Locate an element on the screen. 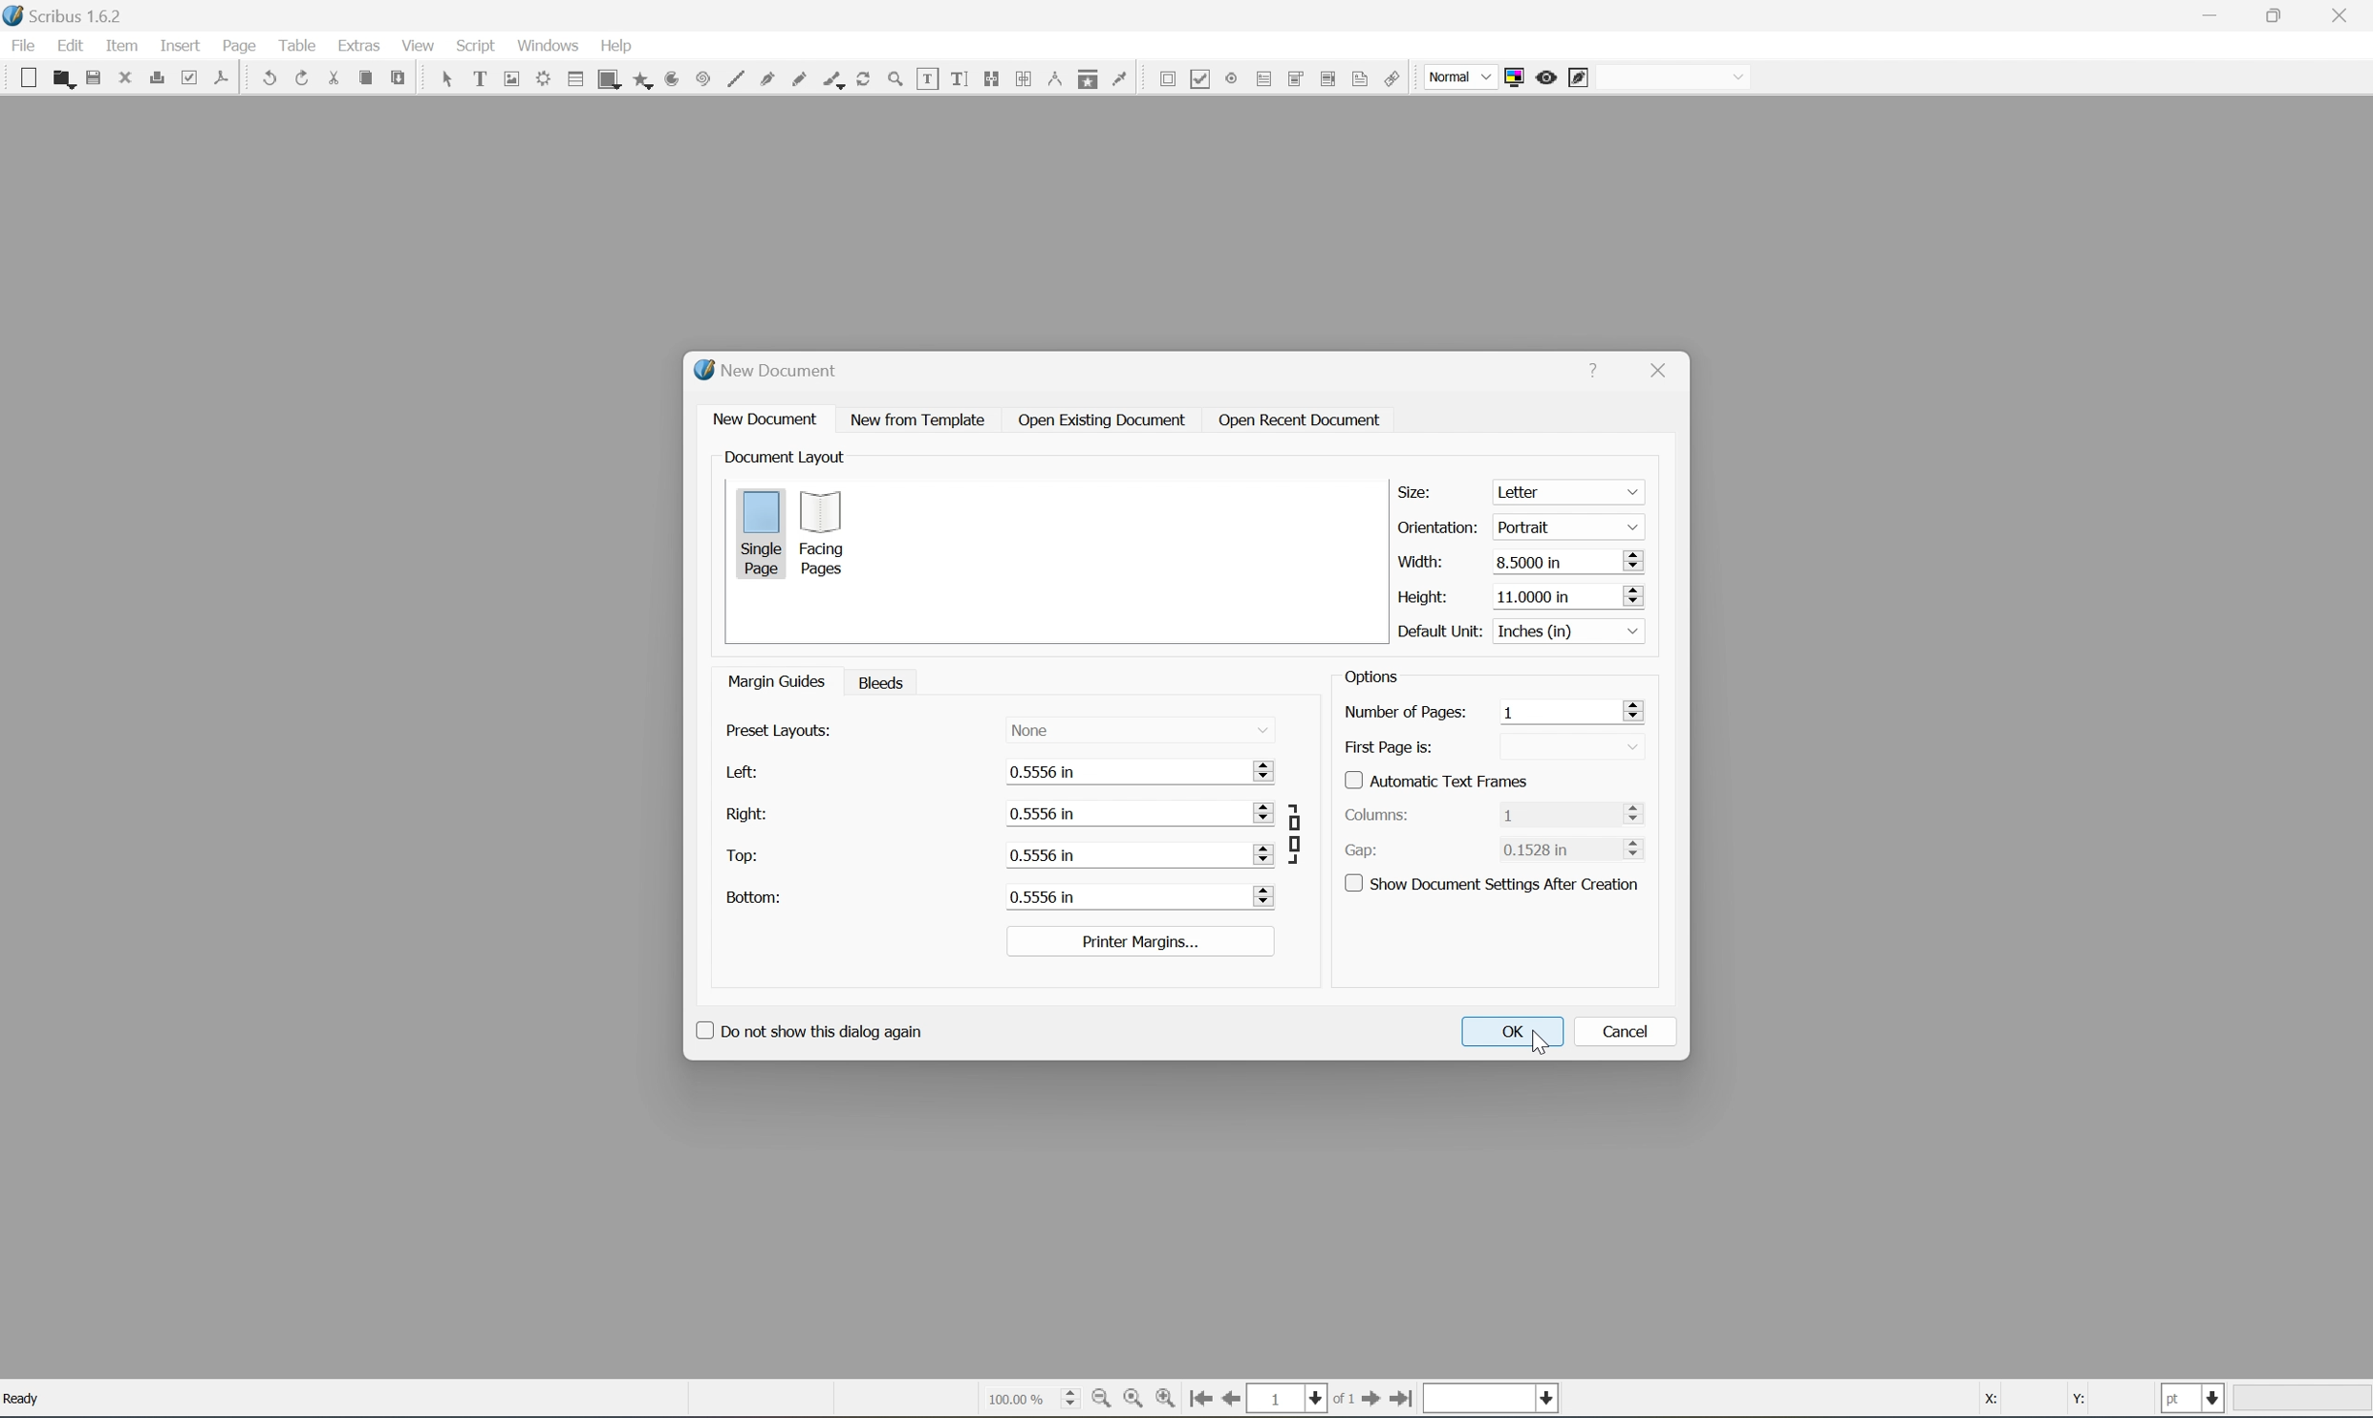 The image size is (2373, 1418). select frame is located at coordinates (448, 81).